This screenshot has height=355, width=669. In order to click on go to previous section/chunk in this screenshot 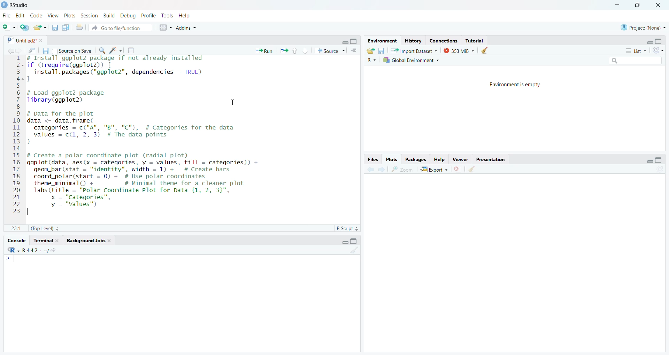, I will do `click(296, 51)`.